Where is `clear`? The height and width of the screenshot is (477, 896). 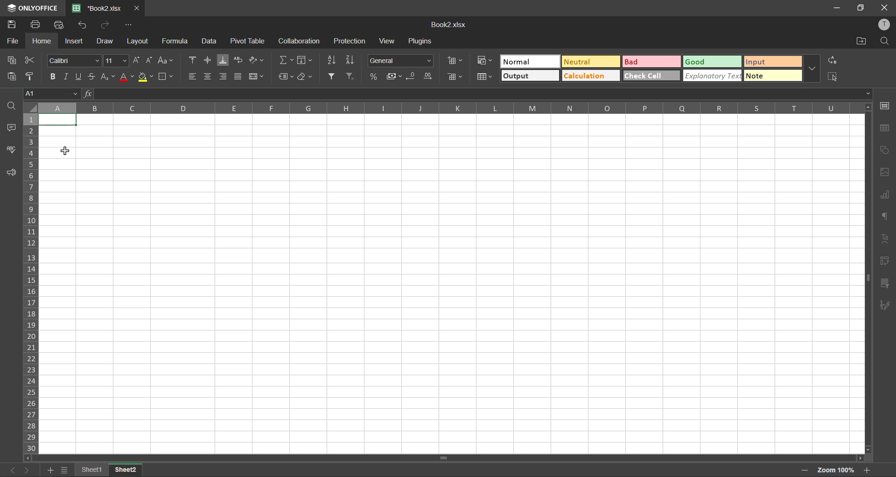 clear is located at coordinates (307, 77).